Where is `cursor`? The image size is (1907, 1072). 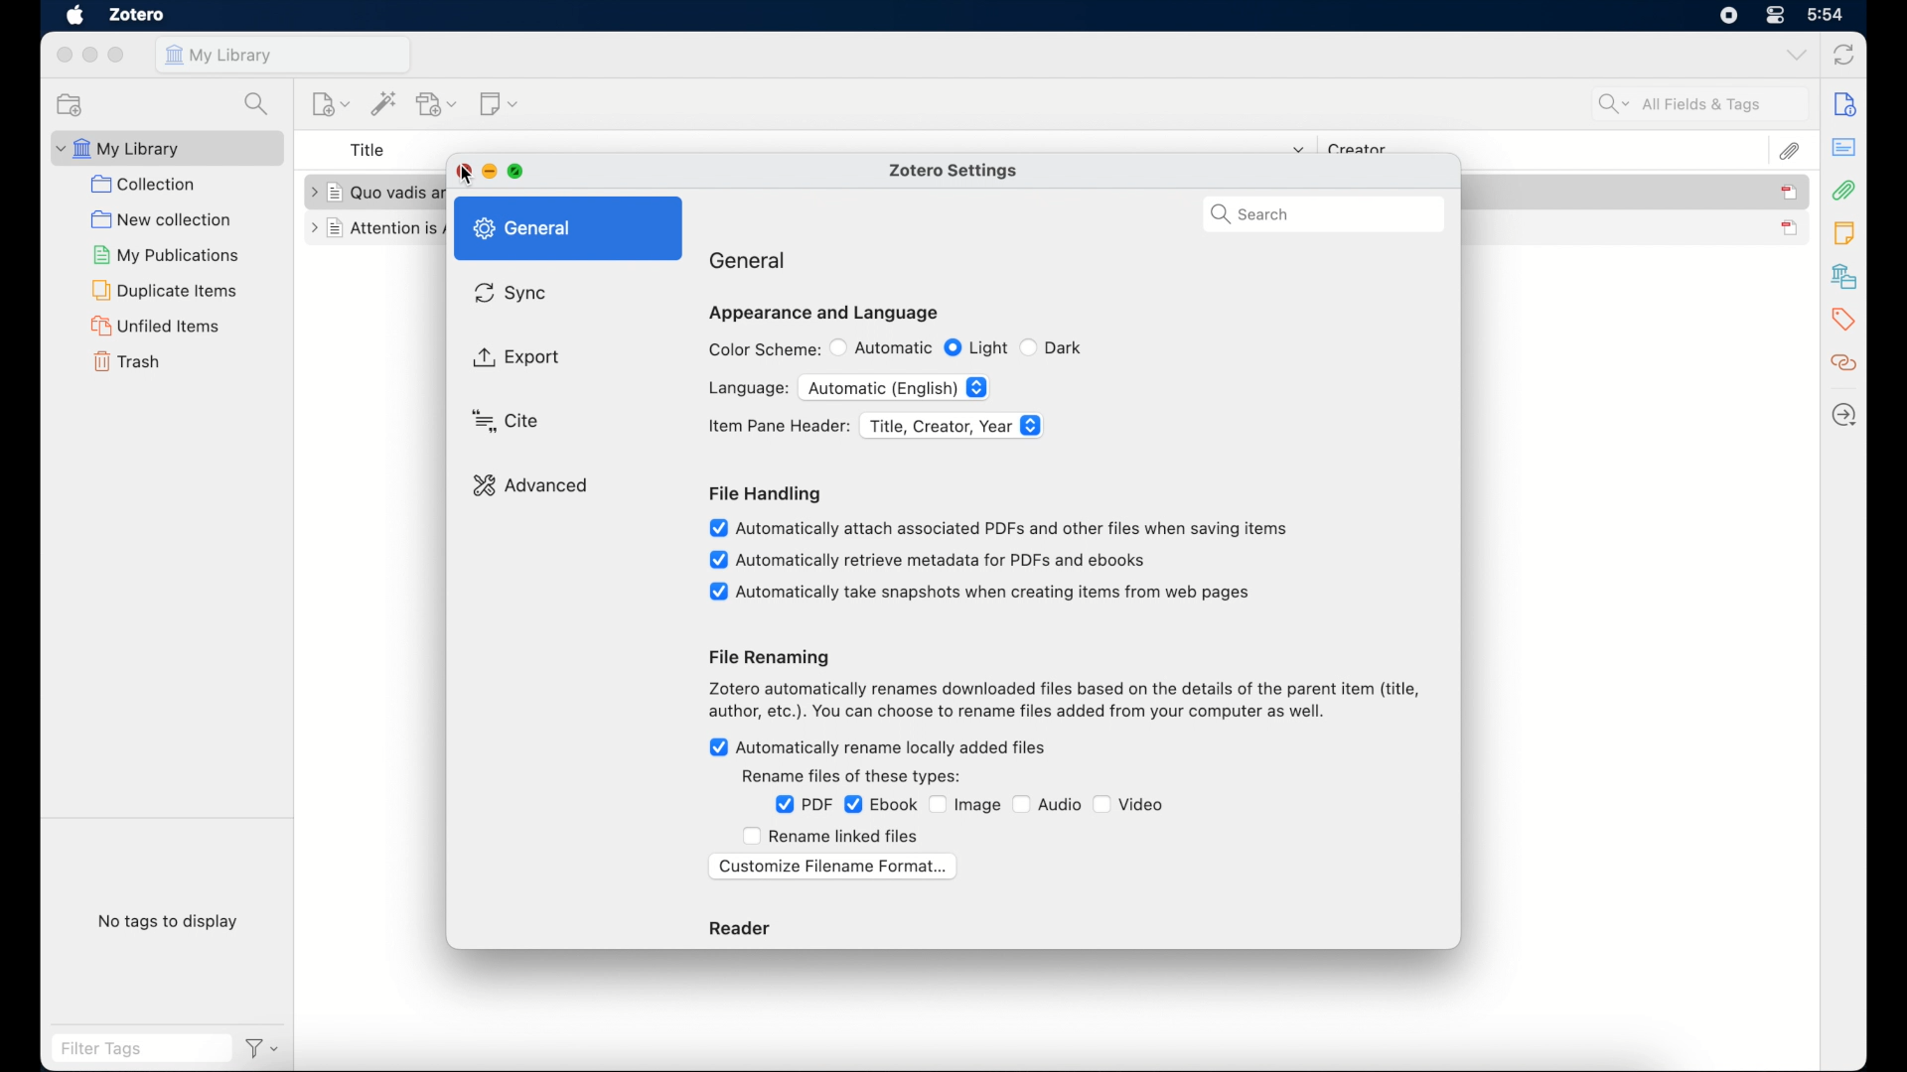 cursor is located at coordinates (507, 421).